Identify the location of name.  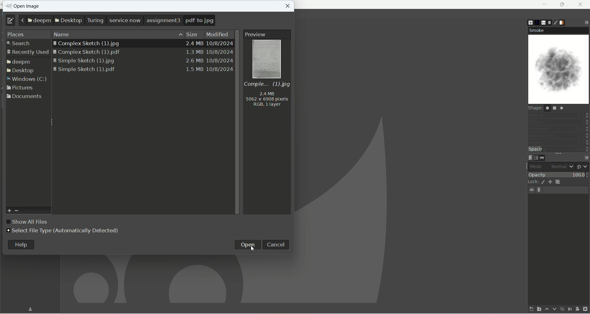
(63, 34).